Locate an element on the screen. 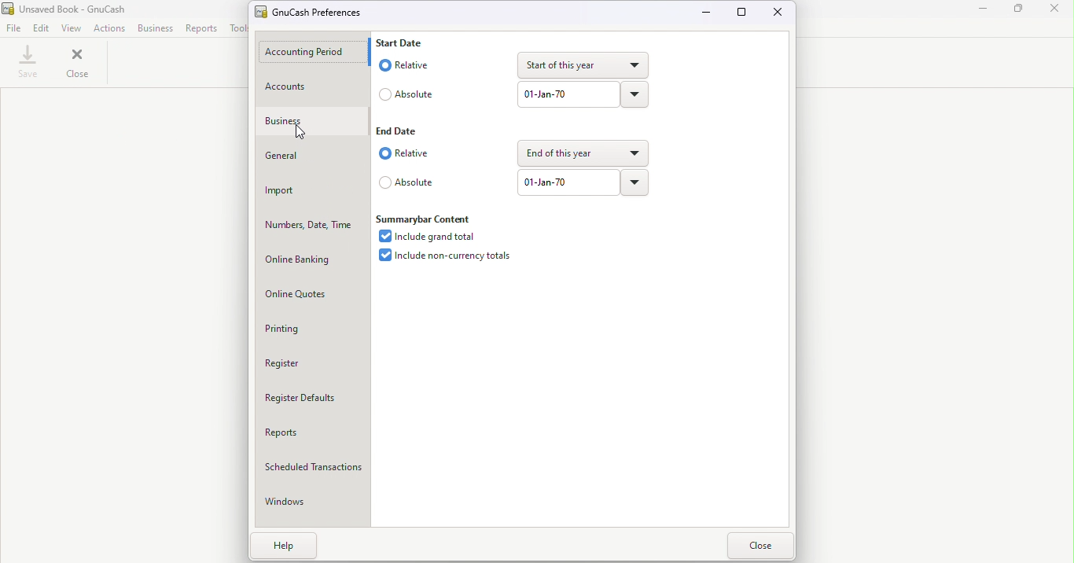 The height and width of the screenshot is (563, 1074). View is located at coordinates (71, 28).